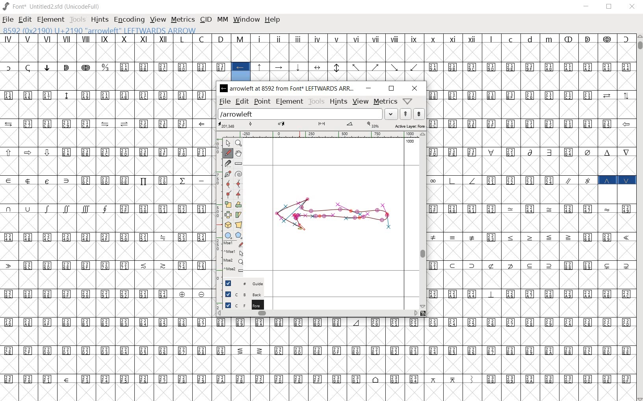  What do you see at coordinates (392, 89) in the screenshot?
I see `restore` at bounding box center [392, 89].